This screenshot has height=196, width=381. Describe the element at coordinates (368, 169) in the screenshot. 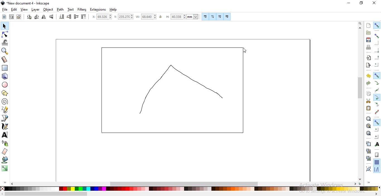

I see `group selected objects` at that location.